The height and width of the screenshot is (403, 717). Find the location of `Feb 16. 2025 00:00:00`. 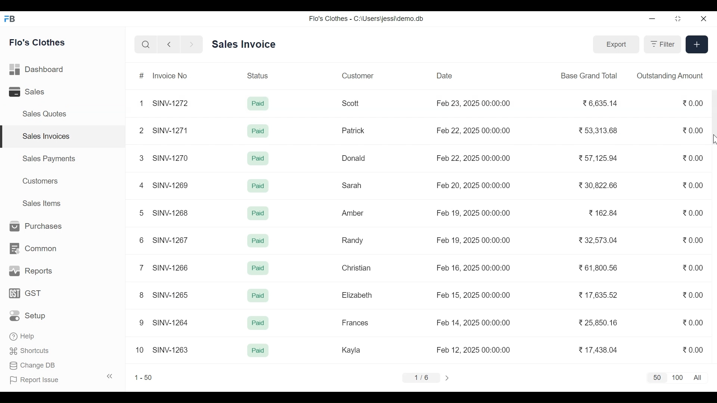

Feb 16. 2025 00:00:00 is located at coordinates (473, 268).